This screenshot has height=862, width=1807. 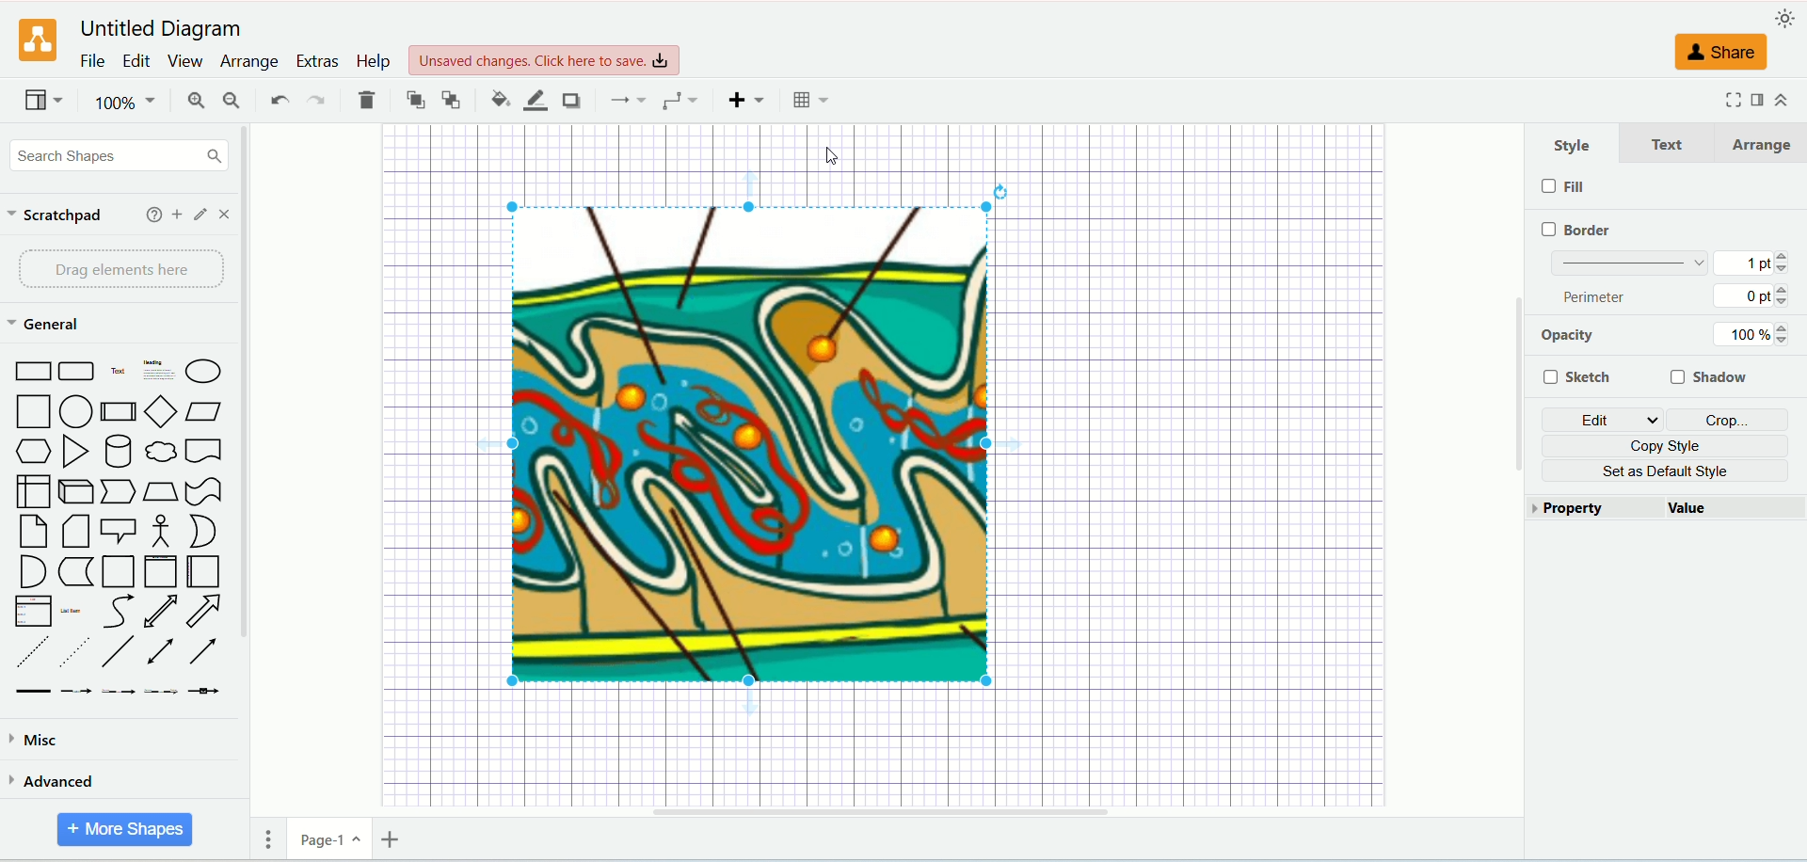 I want to click on fill, so click(x=1566, y=186).